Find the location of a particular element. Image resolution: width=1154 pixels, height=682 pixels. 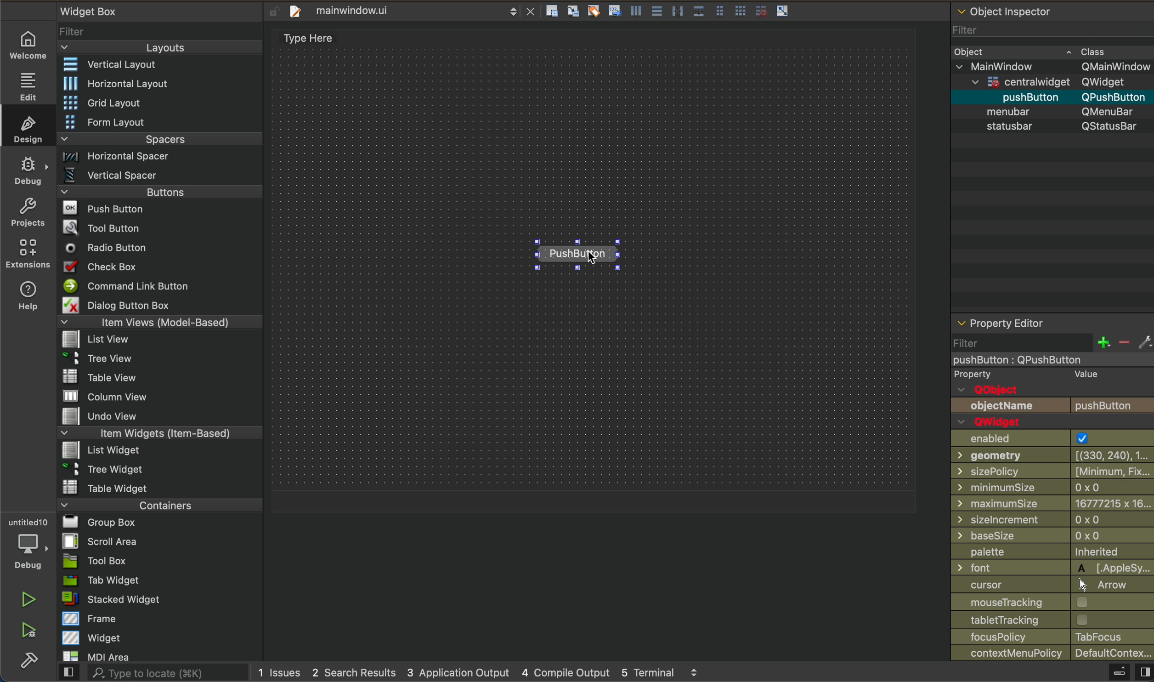

tool box is located at coordinates (158, 562).